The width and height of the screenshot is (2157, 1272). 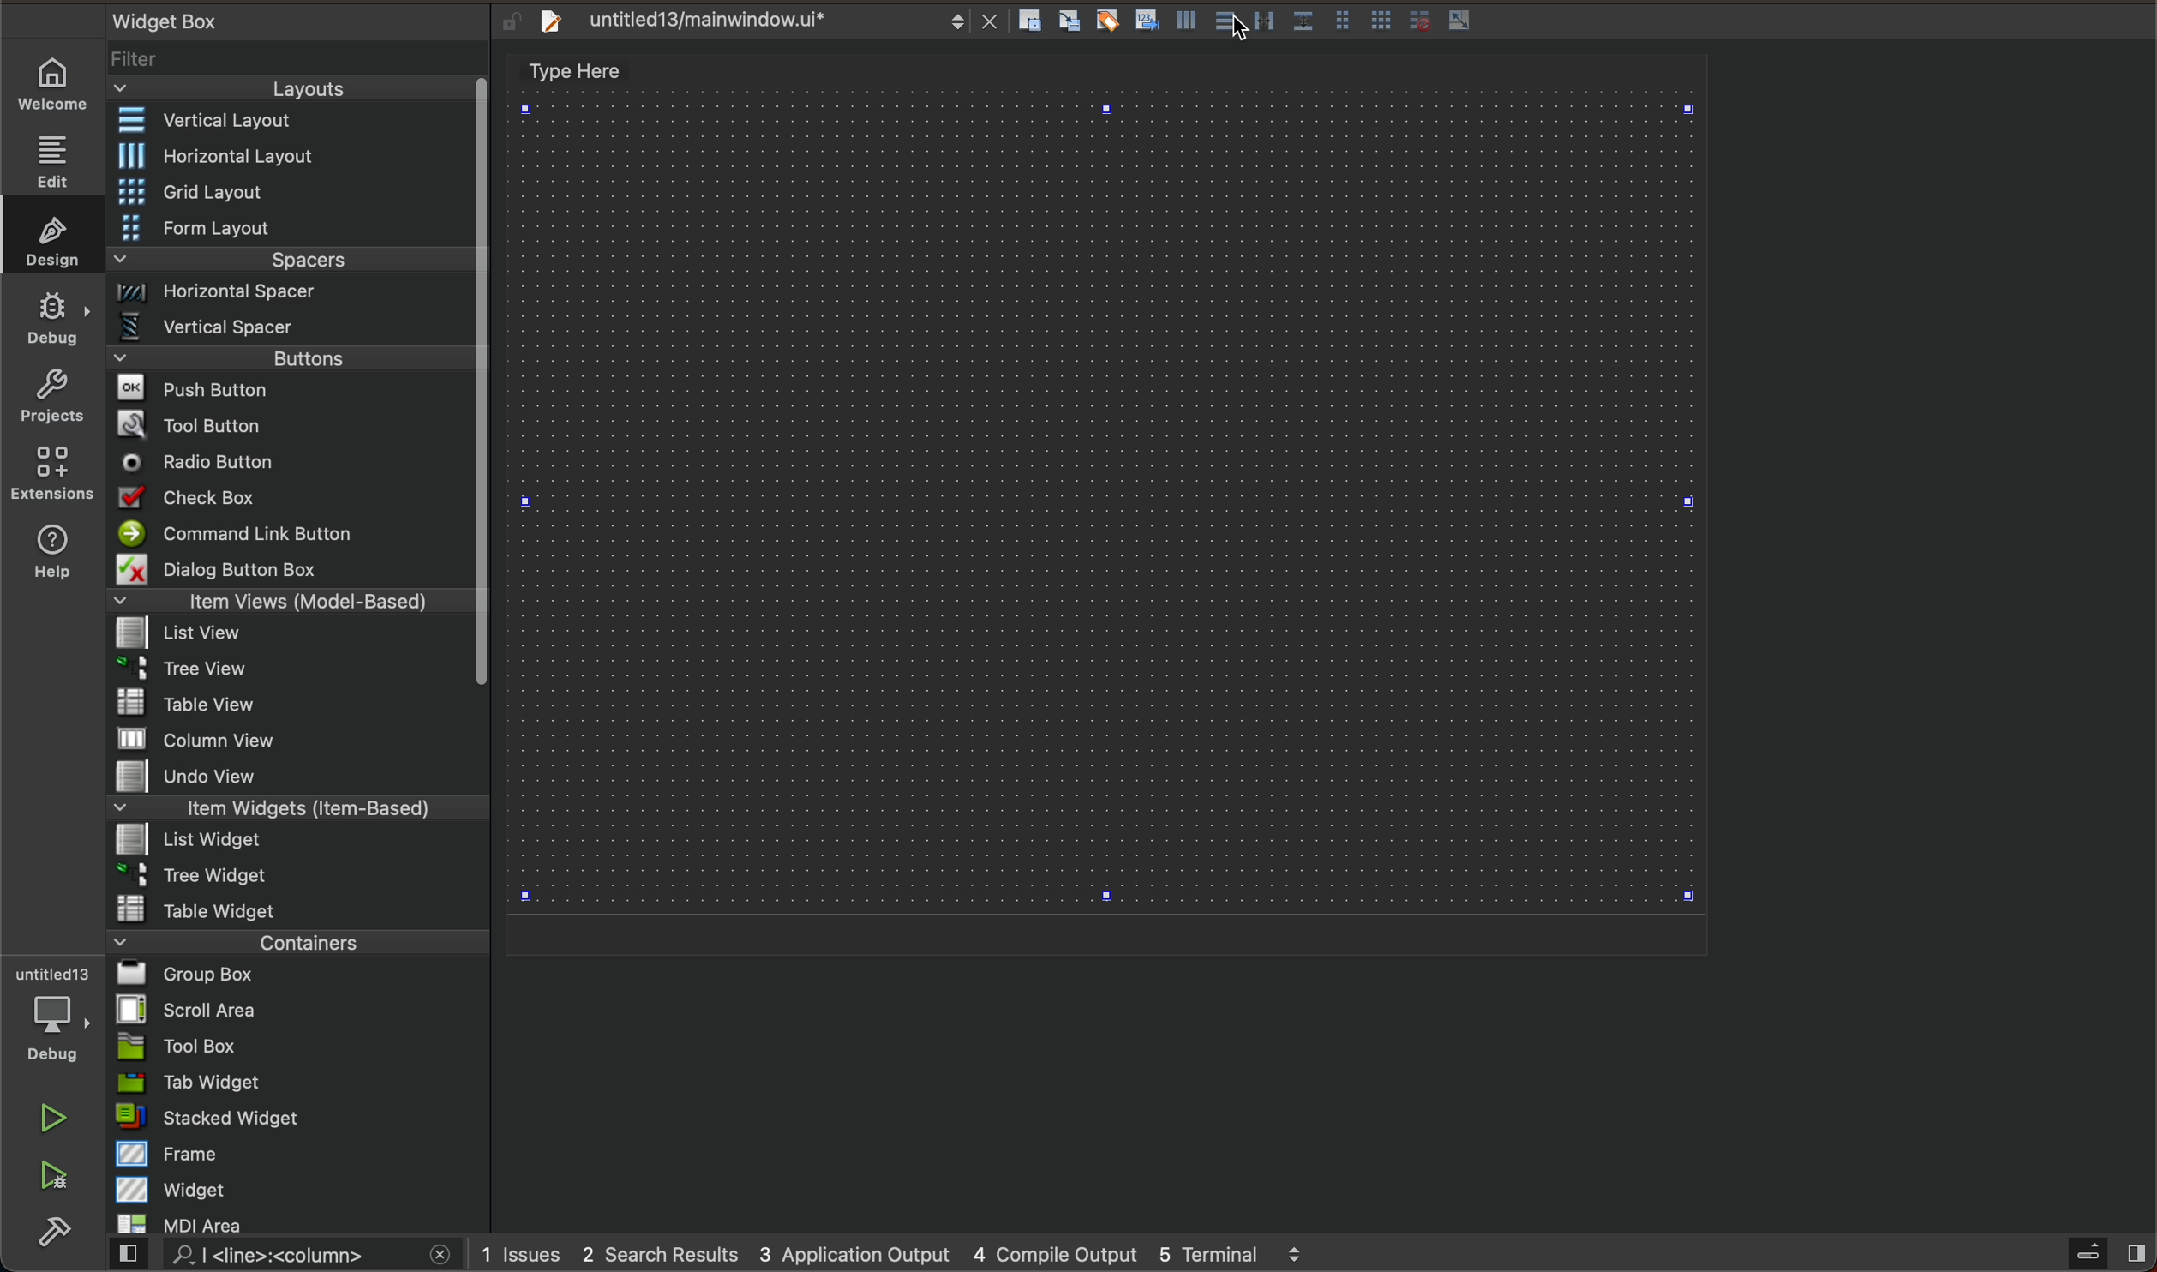 What do you see at coordinates (296, 498) in the screenshot?
I see `checkbox` at bounding box center [296, 498].